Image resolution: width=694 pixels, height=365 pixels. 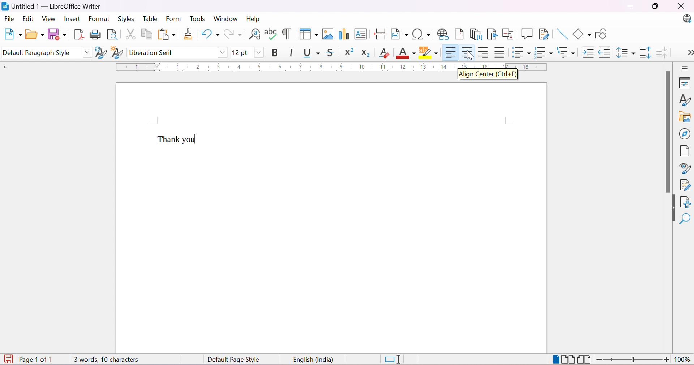 I want to click on Insert Bookmark, so click(x=491, y=34).